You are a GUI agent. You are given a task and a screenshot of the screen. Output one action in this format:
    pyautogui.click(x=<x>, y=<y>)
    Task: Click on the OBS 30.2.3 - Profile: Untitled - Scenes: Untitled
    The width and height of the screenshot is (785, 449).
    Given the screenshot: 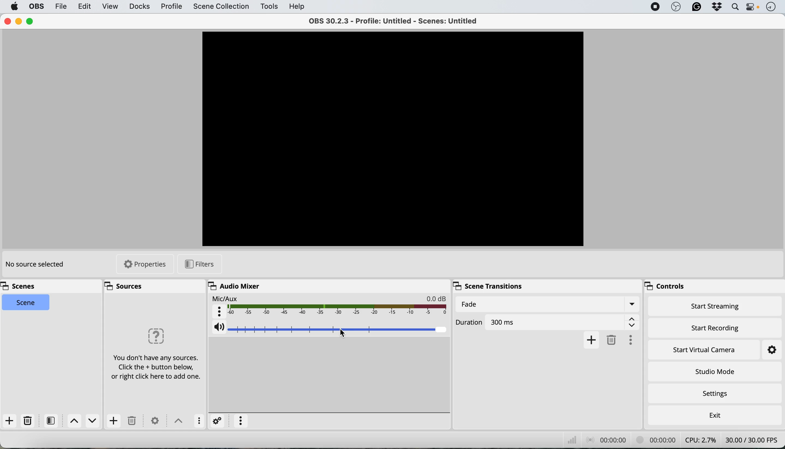 What is the action you would take?
    pyautogui.click(x=391, y=21)
    